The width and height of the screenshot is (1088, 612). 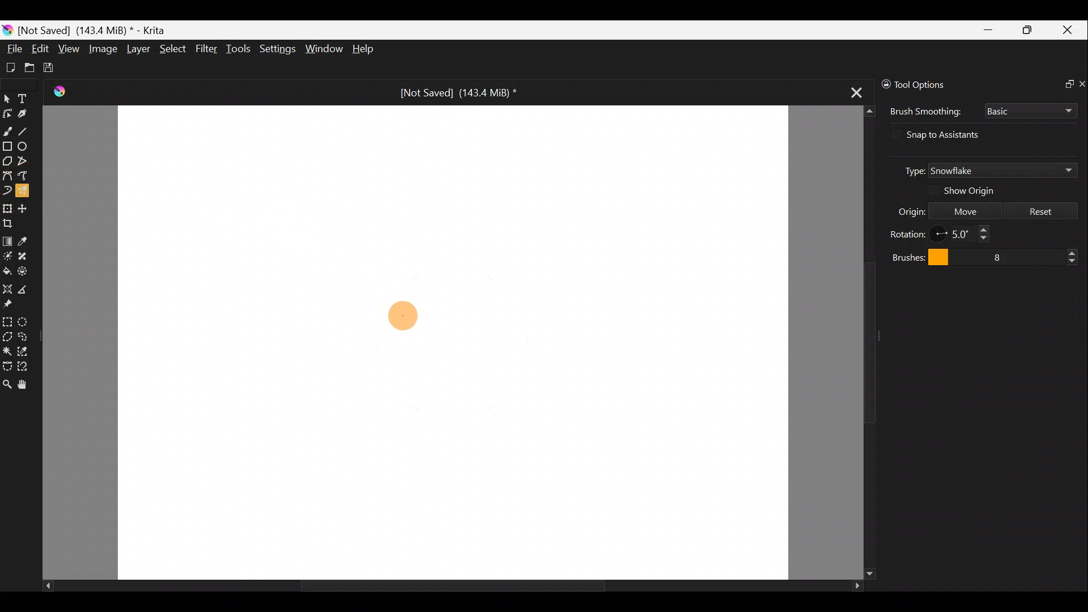 What do you see at coordinates (7, 320) in the screenshot?
I see `Rectangular selection tool` at bounding box center [7, 320].